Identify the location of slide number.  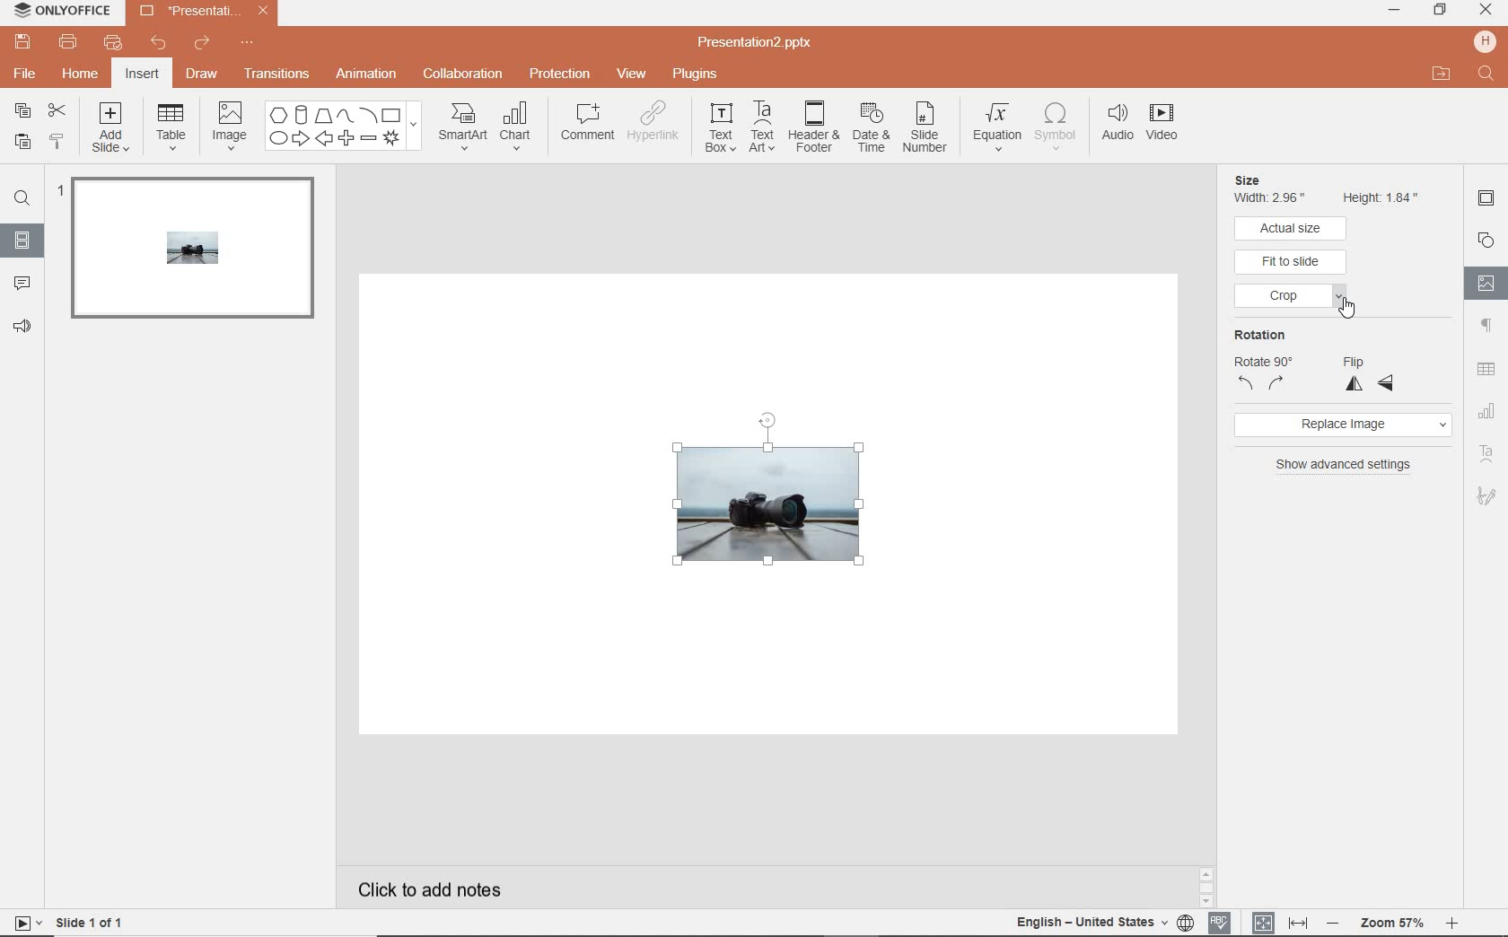
(928, 127).